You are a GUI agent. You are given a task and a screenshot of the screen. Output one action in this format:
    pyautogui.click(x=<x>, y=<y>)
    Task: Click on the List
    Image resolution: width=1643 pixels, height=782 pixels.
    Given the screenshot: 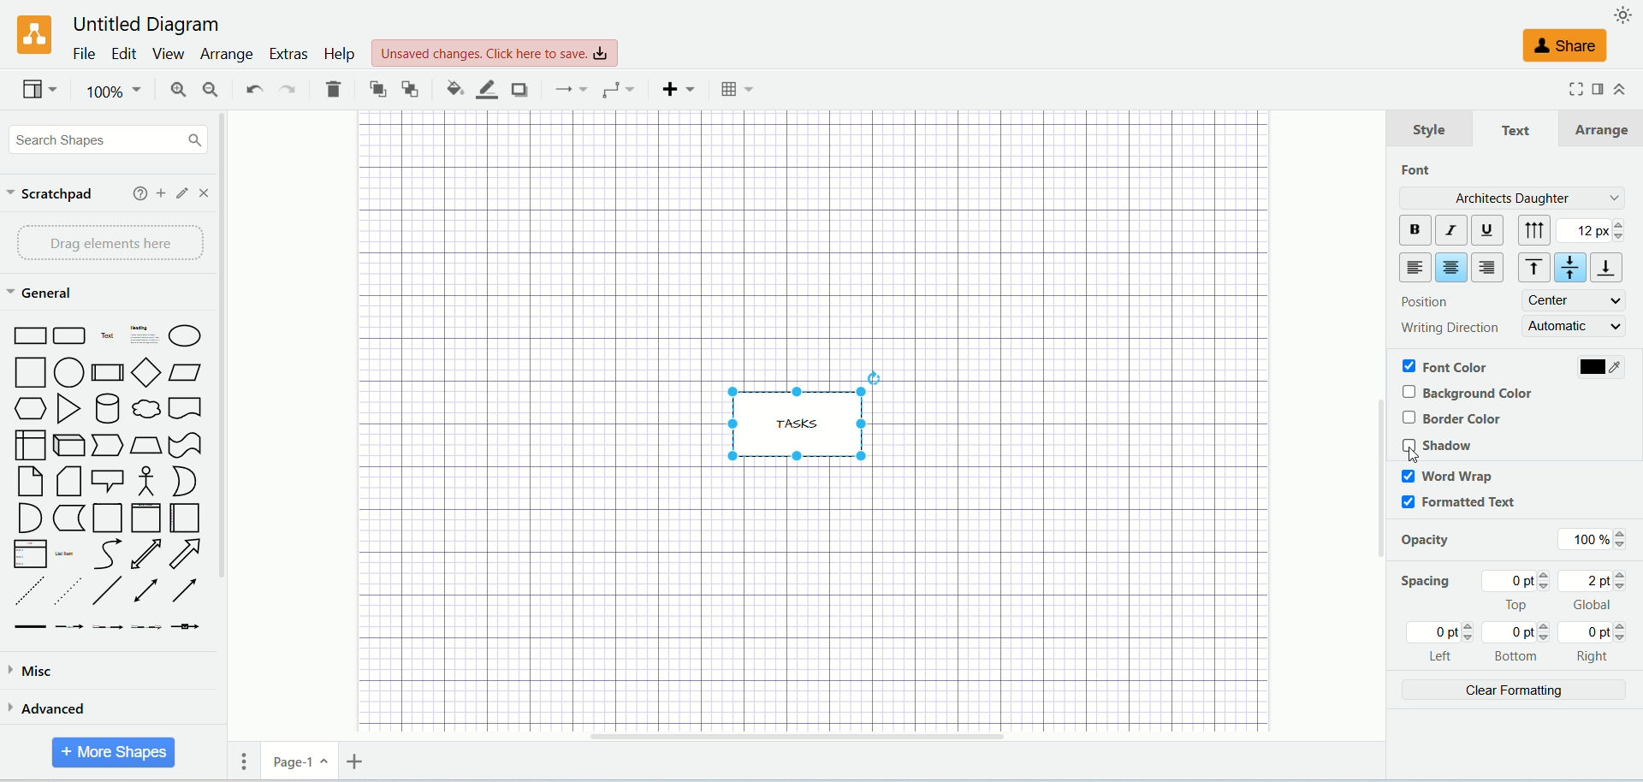 What is the action you would take?
    pyautogui.click(x=30, y=554)
    